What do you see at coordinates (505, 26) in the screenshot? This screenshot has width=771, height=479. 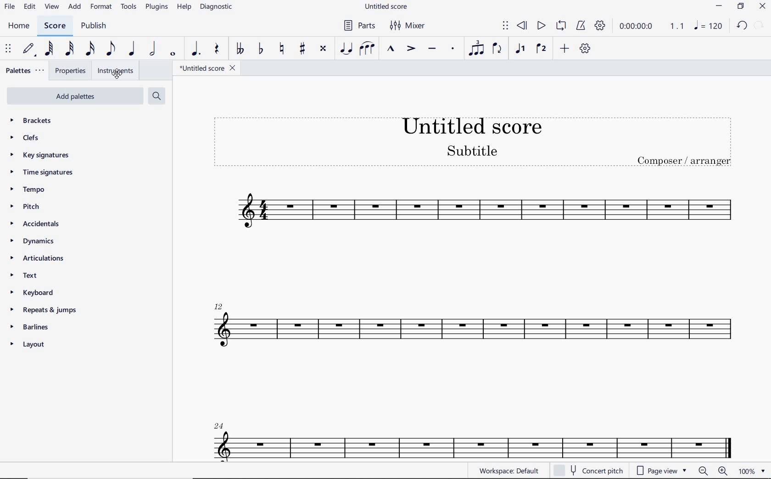 I see `SELECT TO MOVE` at bounding box center [505, 26].